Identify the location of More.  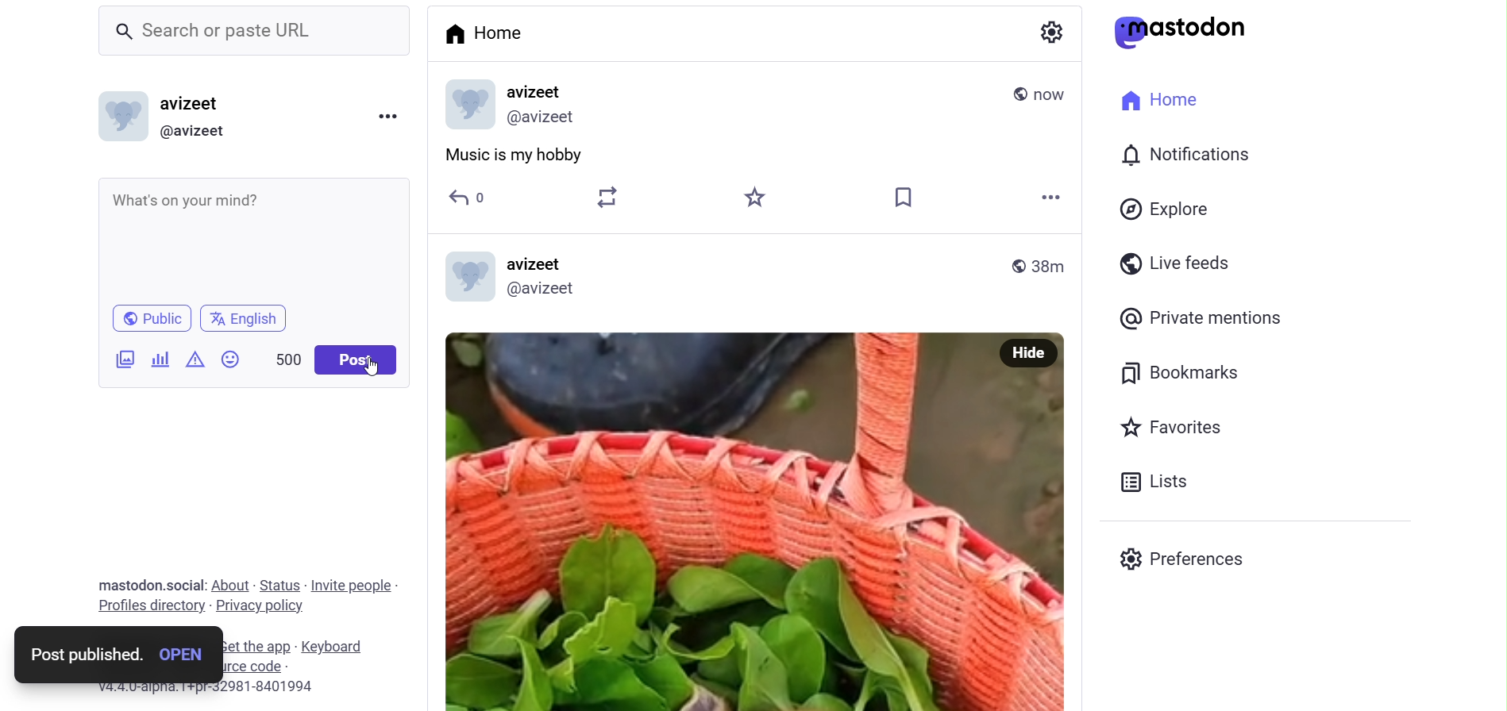
(1051, 196).